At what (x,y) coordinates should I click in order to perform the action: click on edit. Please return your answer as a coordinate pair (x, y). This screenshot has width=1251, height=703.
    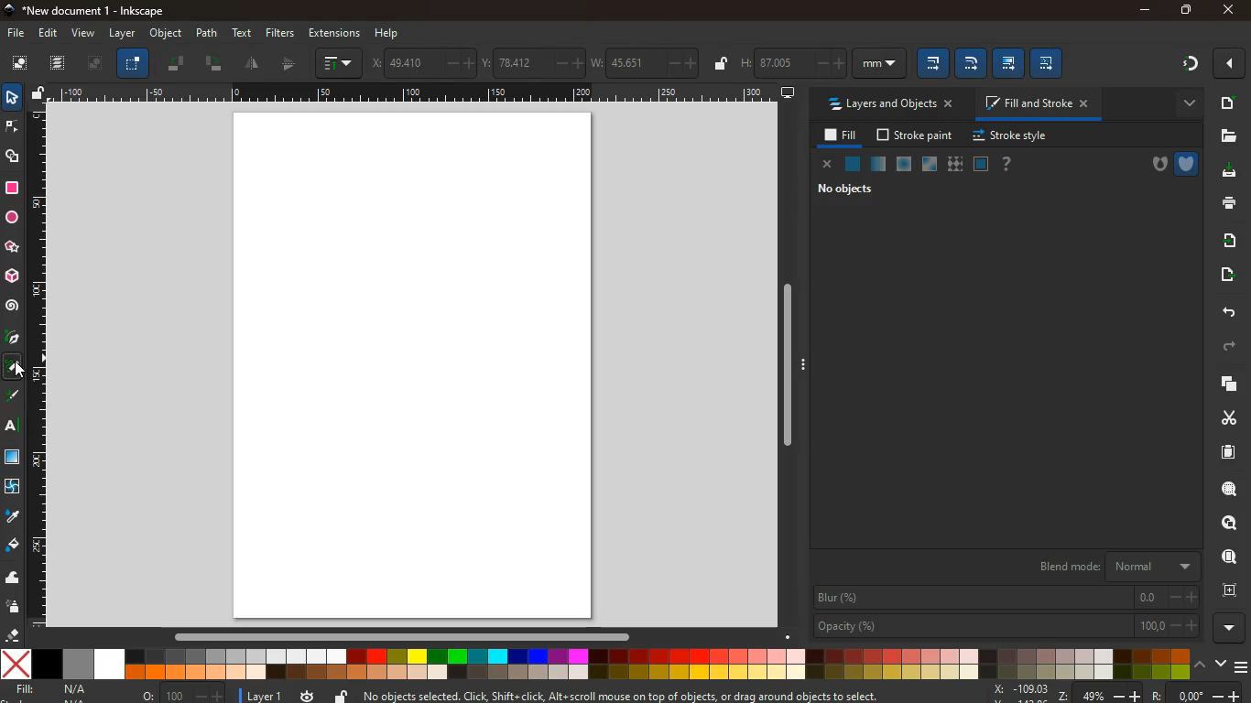
    Looking at the image, I should click on (1008, 62).